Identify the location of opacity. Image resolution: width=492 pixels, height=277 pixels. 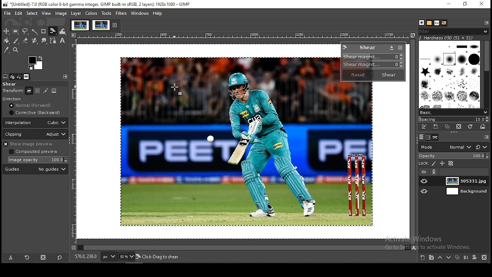
(454, 156).